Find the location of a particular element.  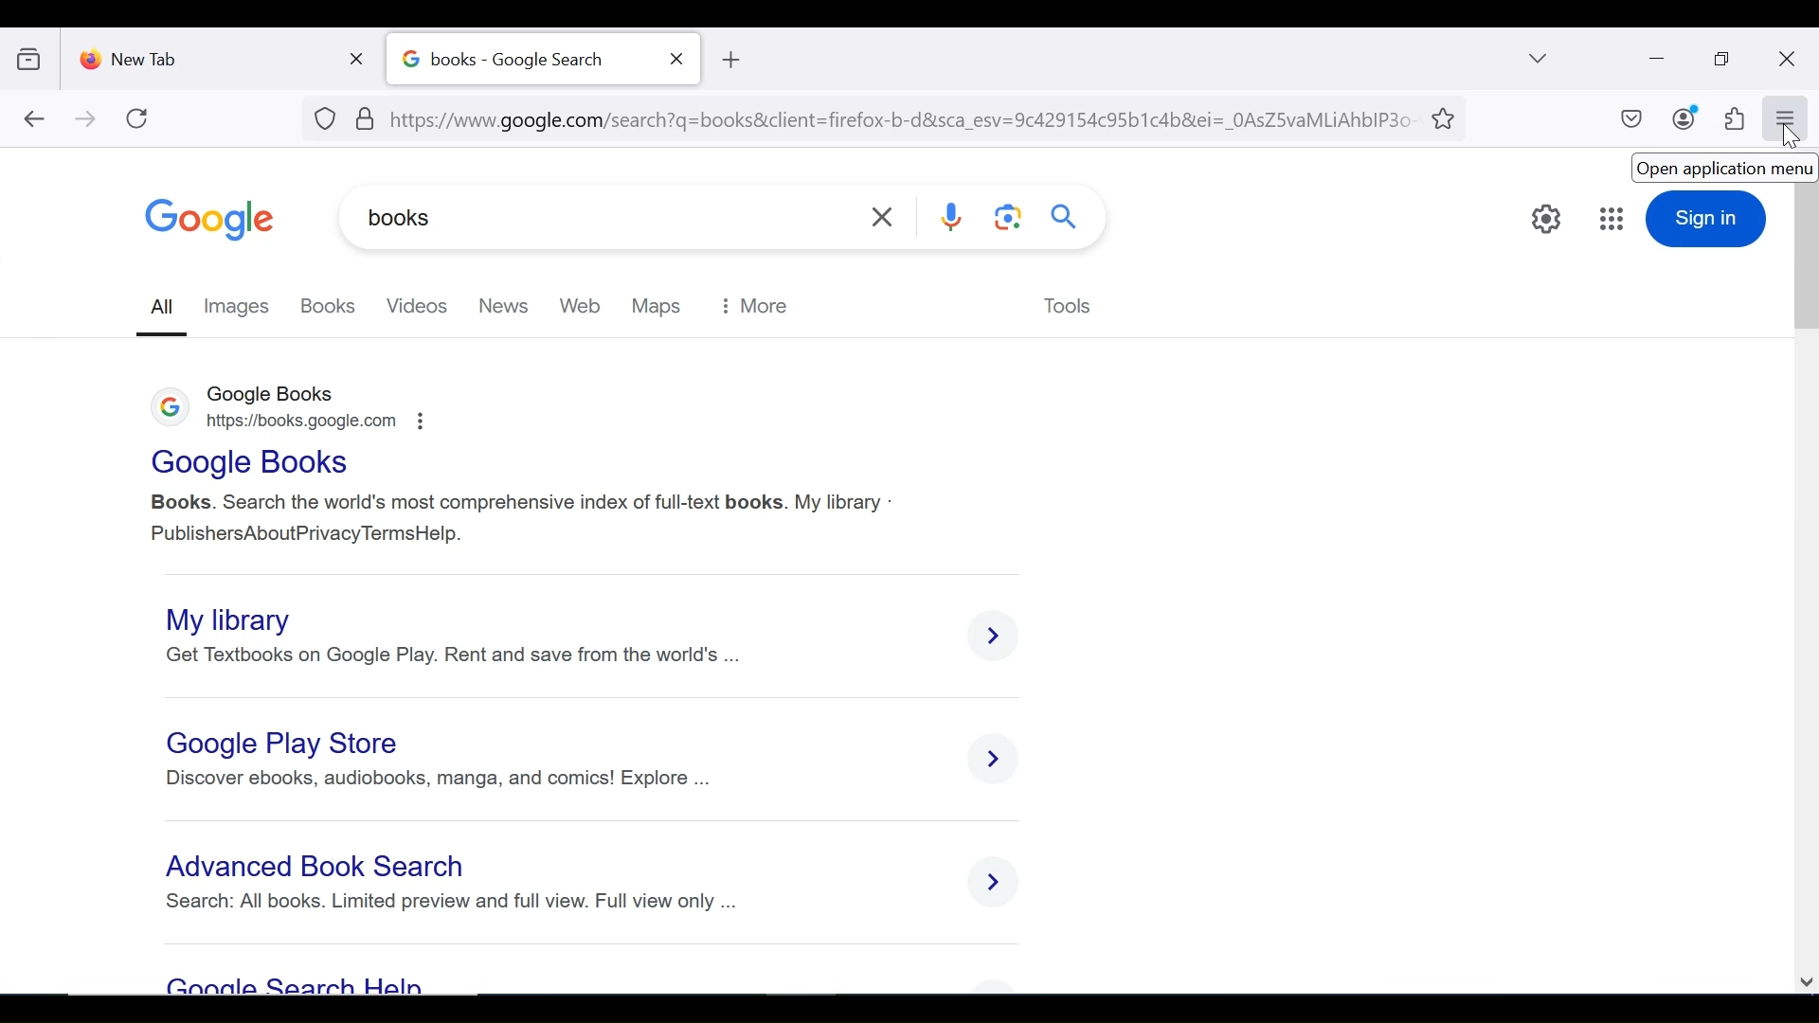

back is located at coordinates (33, 120).